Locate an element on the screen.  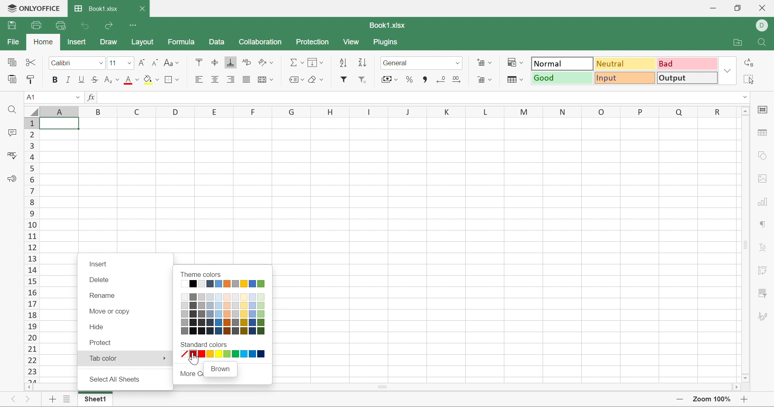
G is located at coordinates (292, 111).